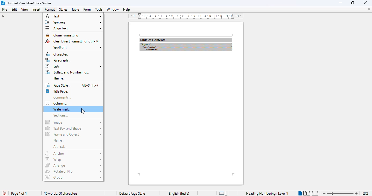  What do you see at coordinates (61, 194) in the screenshot?
I see `10 words, 60 characters` at bounding box center [61, 194].